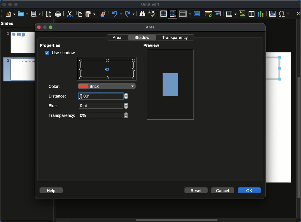  I want to click on Area, so click(152, 28).